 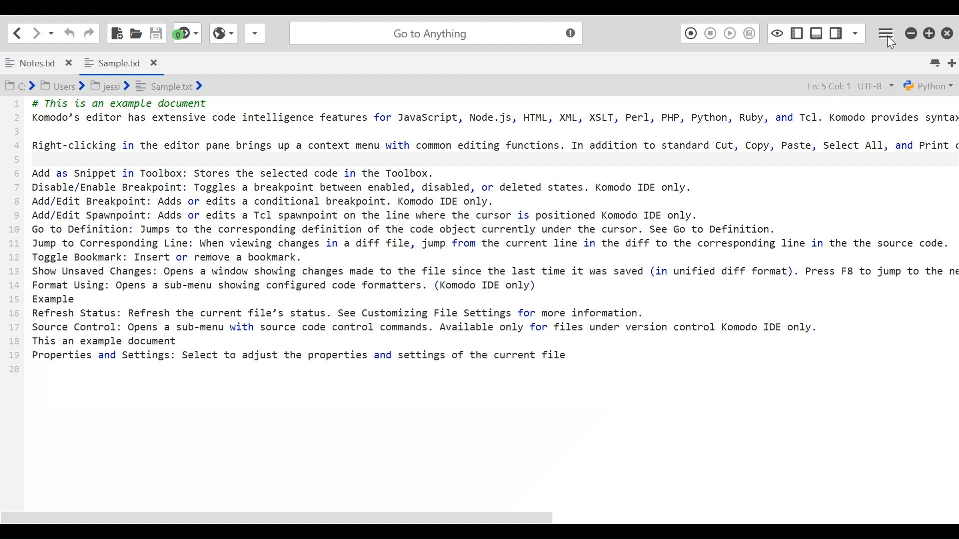 I want to click on Save Macro to Toolbox as Superscript, so click(x=750, y=33).